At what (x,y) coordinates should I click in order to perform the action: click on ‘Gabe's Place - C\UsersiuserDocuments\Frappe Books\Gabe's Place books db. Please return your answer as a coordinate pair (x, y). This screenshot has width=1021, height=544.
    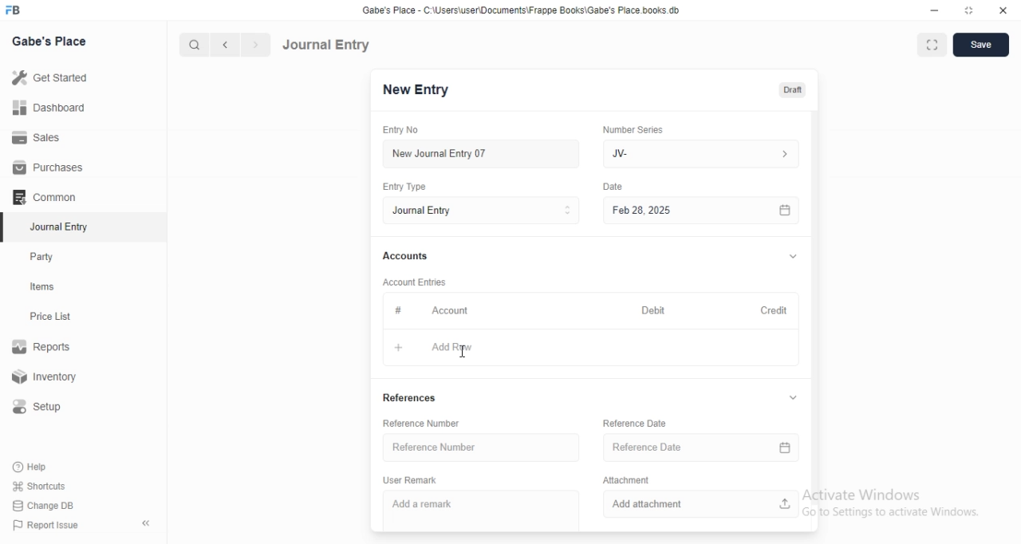
    Looking at the image, I should click on (521, 10).